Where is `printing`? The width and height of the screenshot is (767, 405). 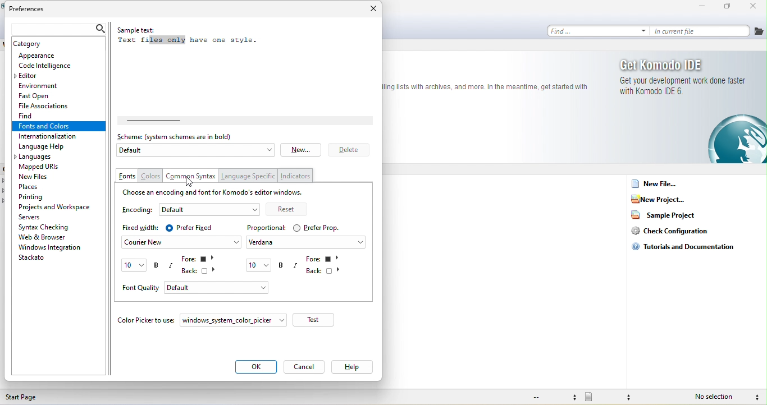 printing is located at coordinates (44, 197).